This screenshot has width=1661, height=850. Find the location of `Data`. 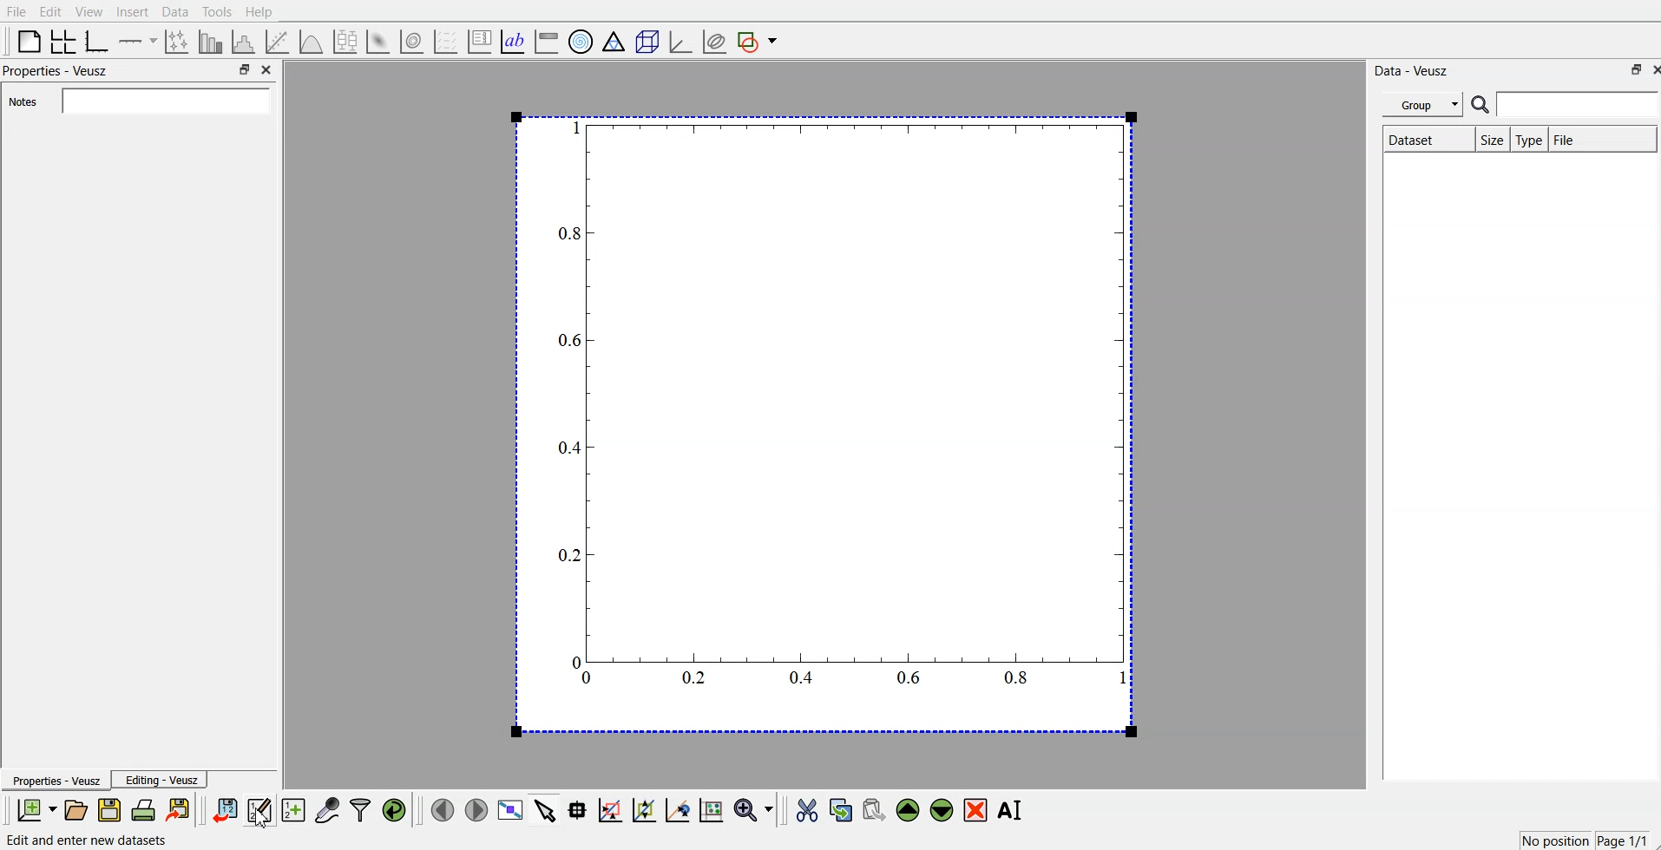

Data is located at coordinates (176, 12).